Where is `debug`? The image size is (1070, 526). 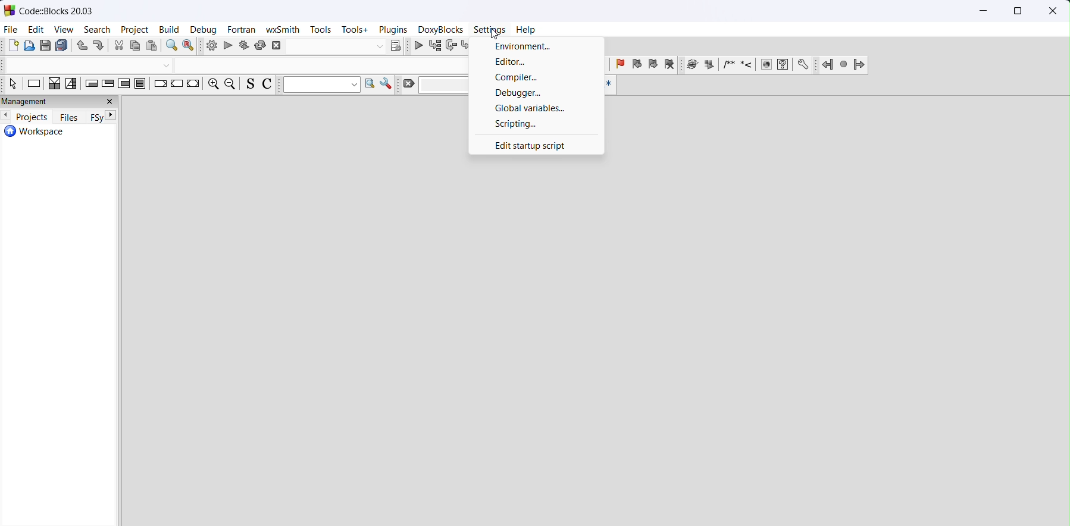 debug is located at coordinates (206, 30).